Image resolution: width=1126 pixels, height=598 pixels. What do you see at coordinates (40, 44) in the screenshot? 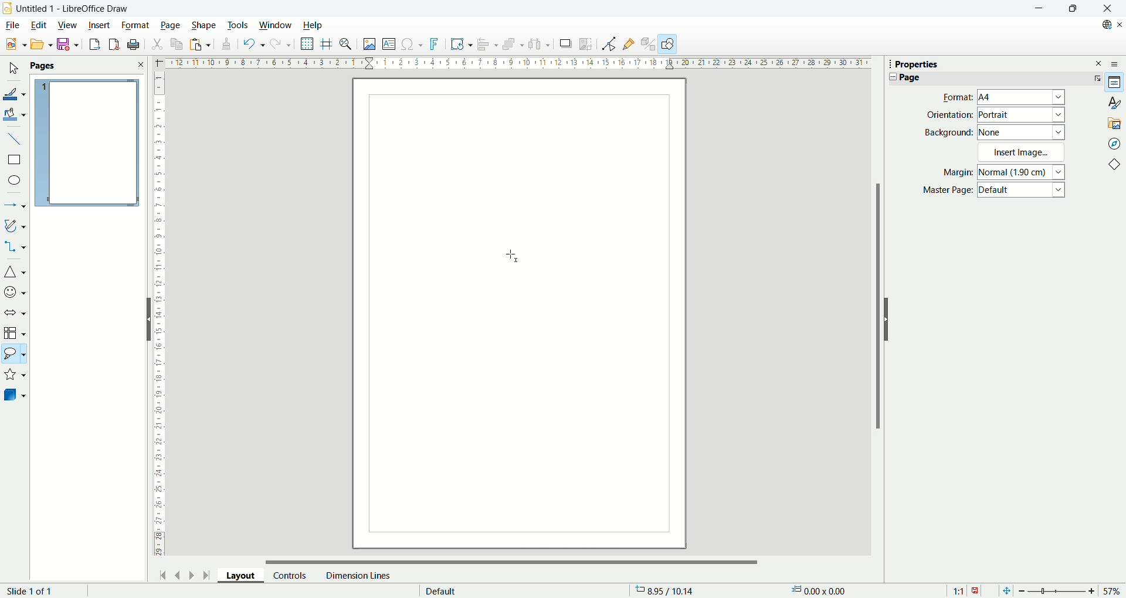
I see `open` at bounding box center [40, 44].